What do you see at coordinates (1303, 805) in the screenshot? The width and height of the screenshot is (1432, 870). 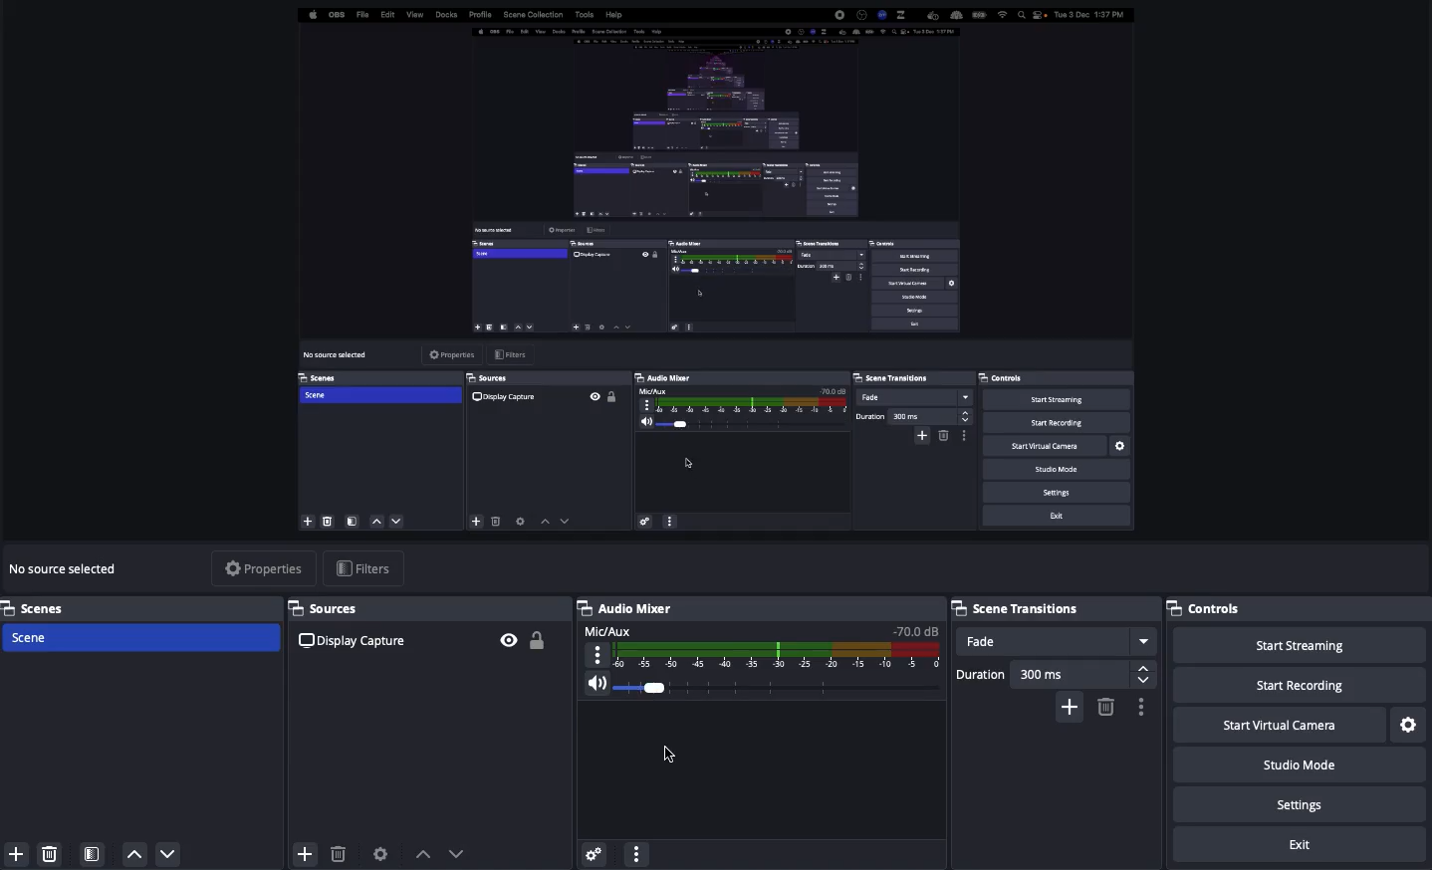 I see `Settings` at bounding box center [1303, 805].